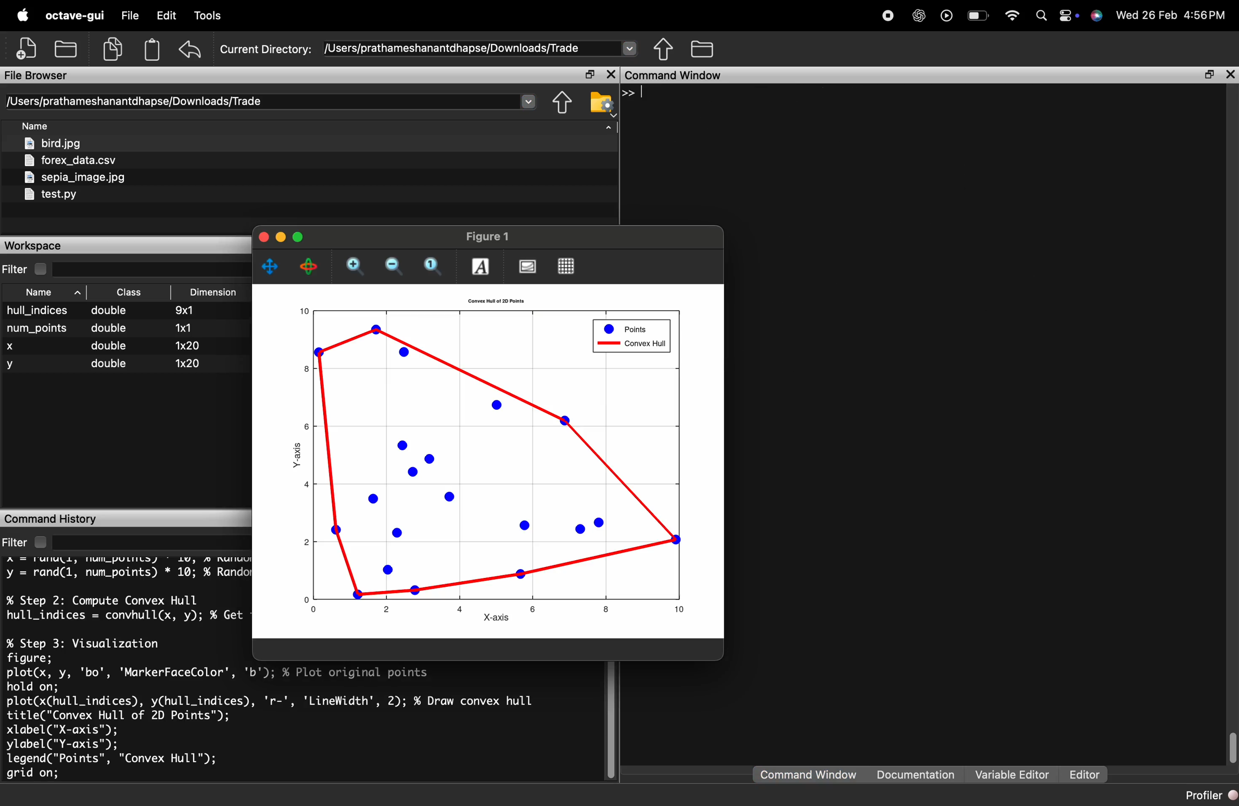 The width and height of the screenshot is (1239, 806). What do you see at coordinates (357, 266) in the screenshot?
I see `zoom in` at bounding box center [357, 266].